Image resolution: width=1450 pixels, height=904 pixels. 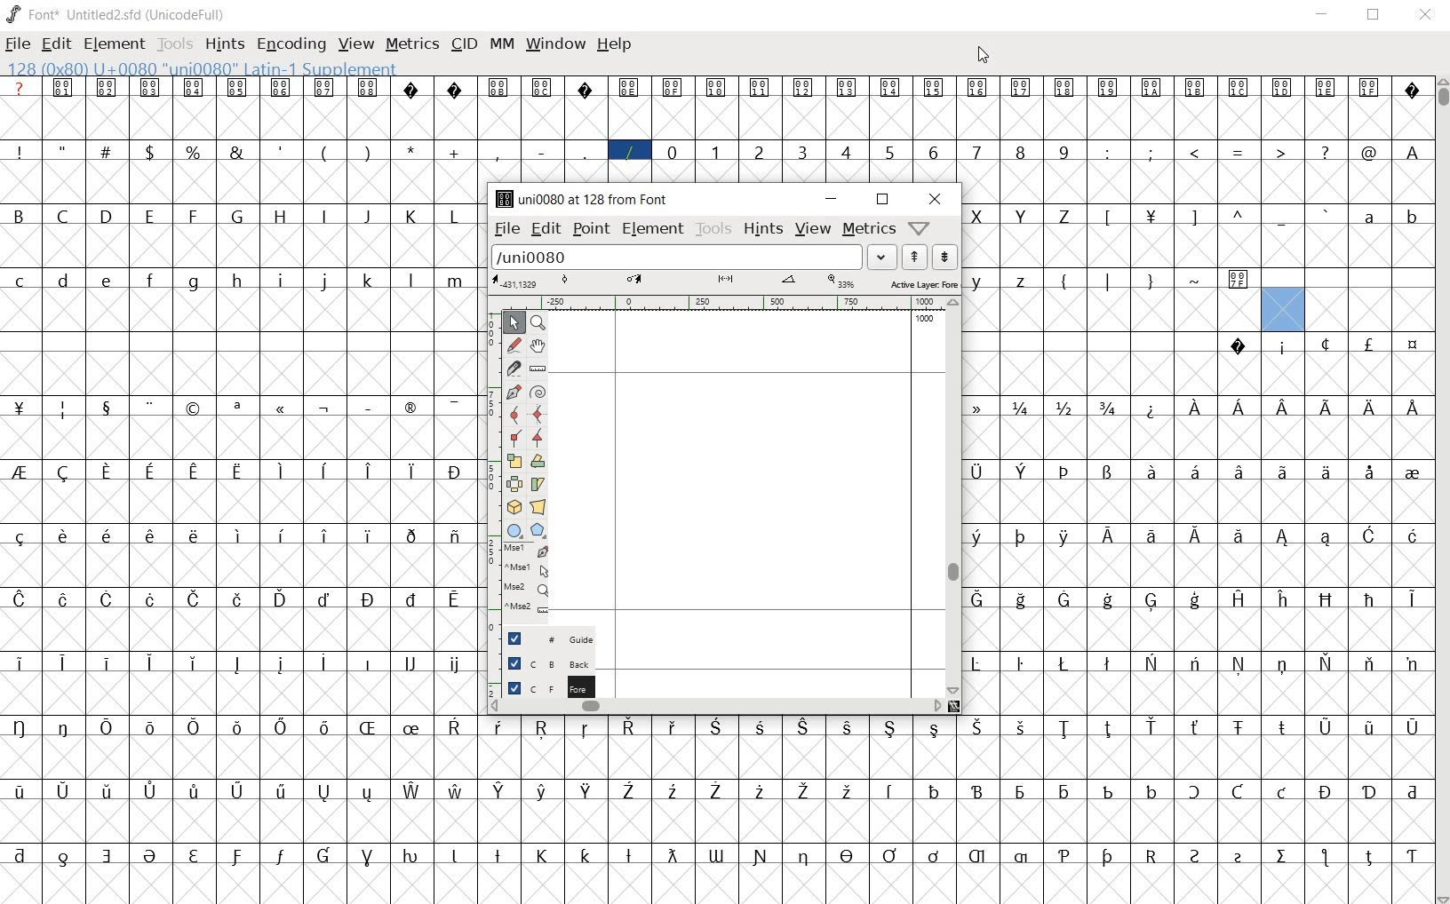 What do you see at coordinates (323, 88) in the screenshot?
I see `glyph` at bounding box center [323, 88].